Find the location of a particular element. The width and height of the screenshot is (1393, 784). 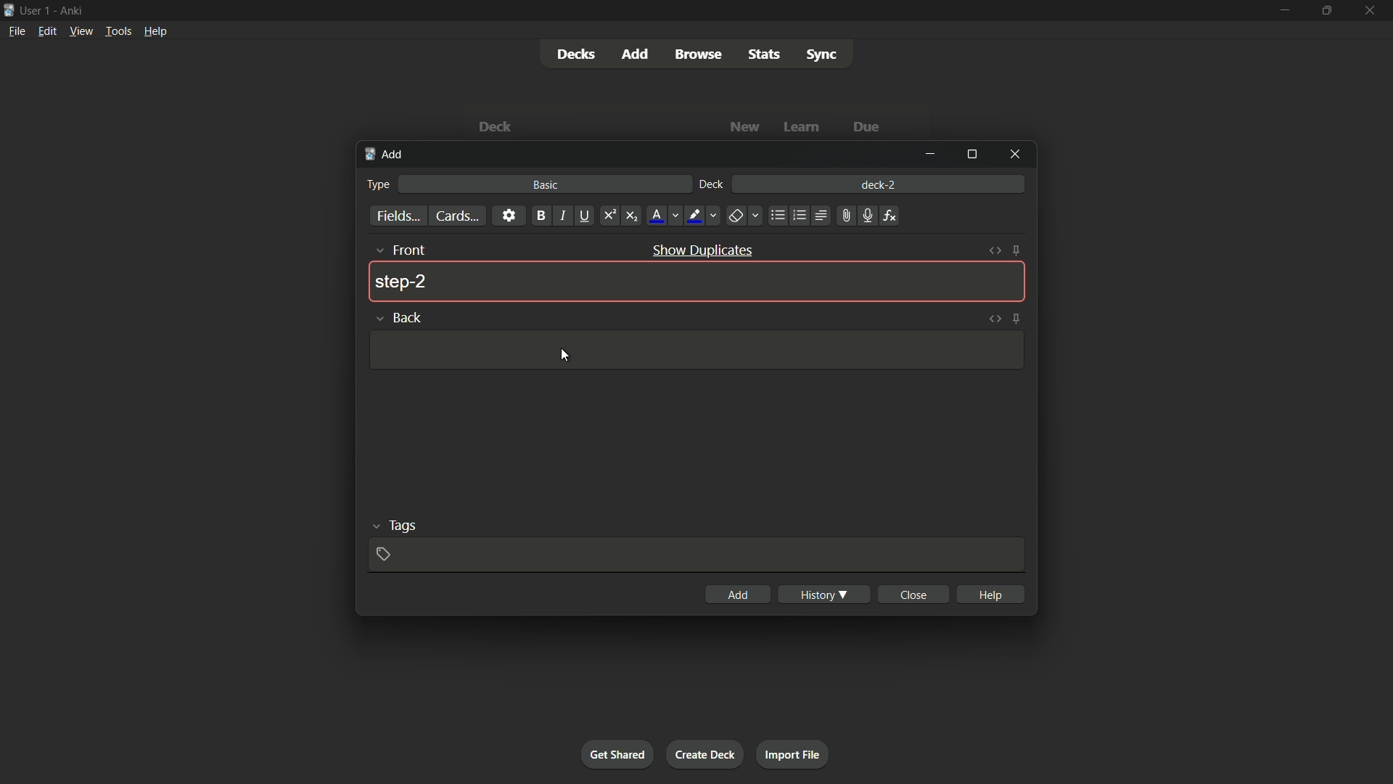

equations is located at coordinates (892, 216).